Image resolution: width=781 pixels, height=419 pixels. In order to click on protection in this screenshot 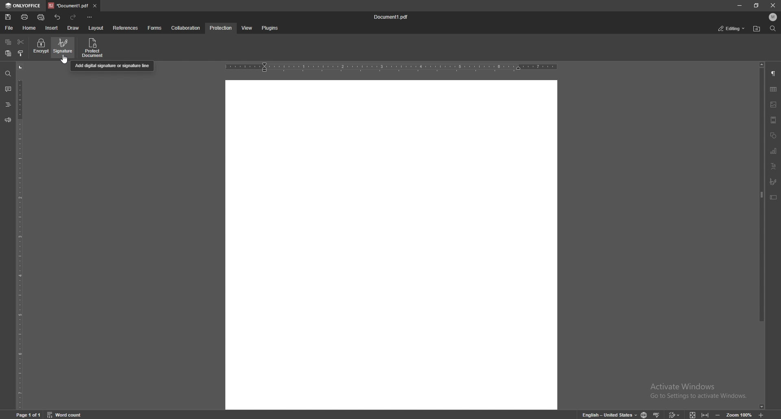, I will do `click(221, 28)`.